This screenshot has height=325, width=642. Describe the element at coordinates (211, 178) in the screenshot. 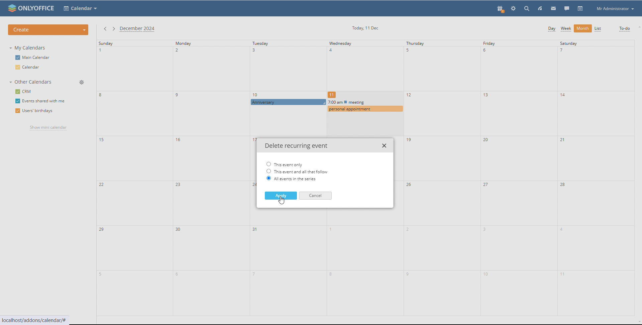

I see `monday` at that location.